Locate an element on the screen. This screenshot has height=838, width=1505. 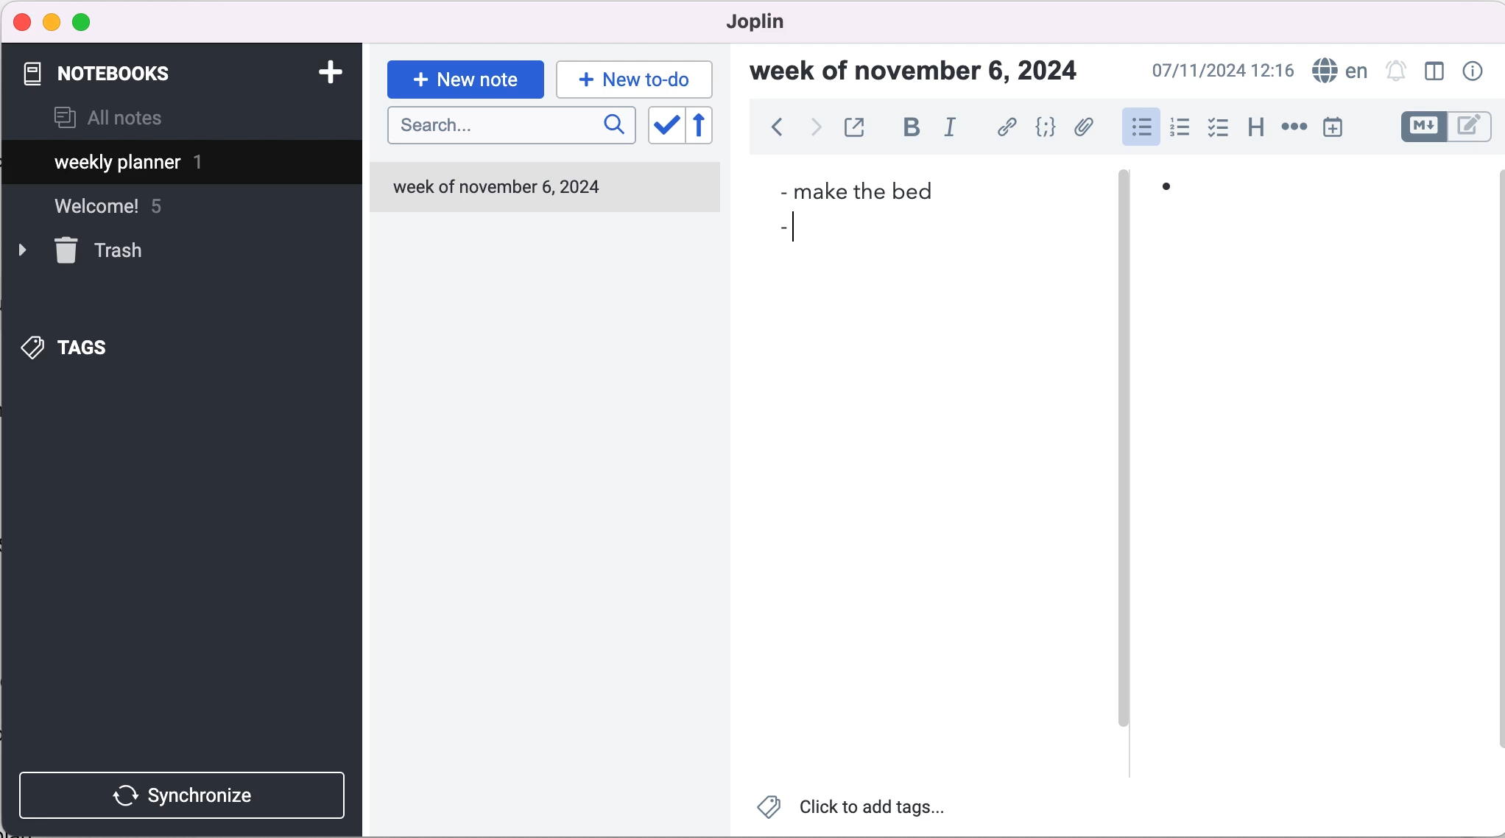
bold is located at coordinates (911, 128).